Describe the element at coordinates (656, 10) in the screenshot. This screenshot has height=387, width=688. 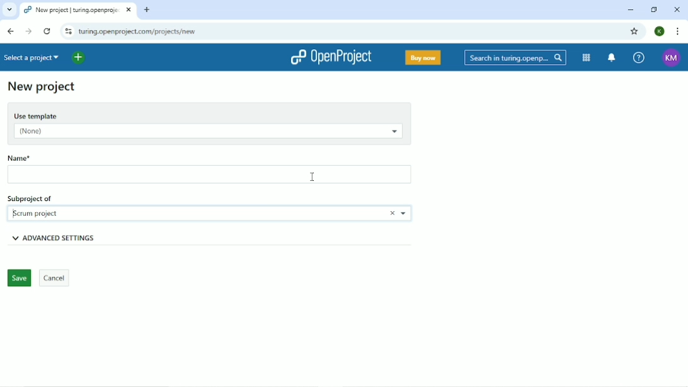
I see `Restore down` at that location.